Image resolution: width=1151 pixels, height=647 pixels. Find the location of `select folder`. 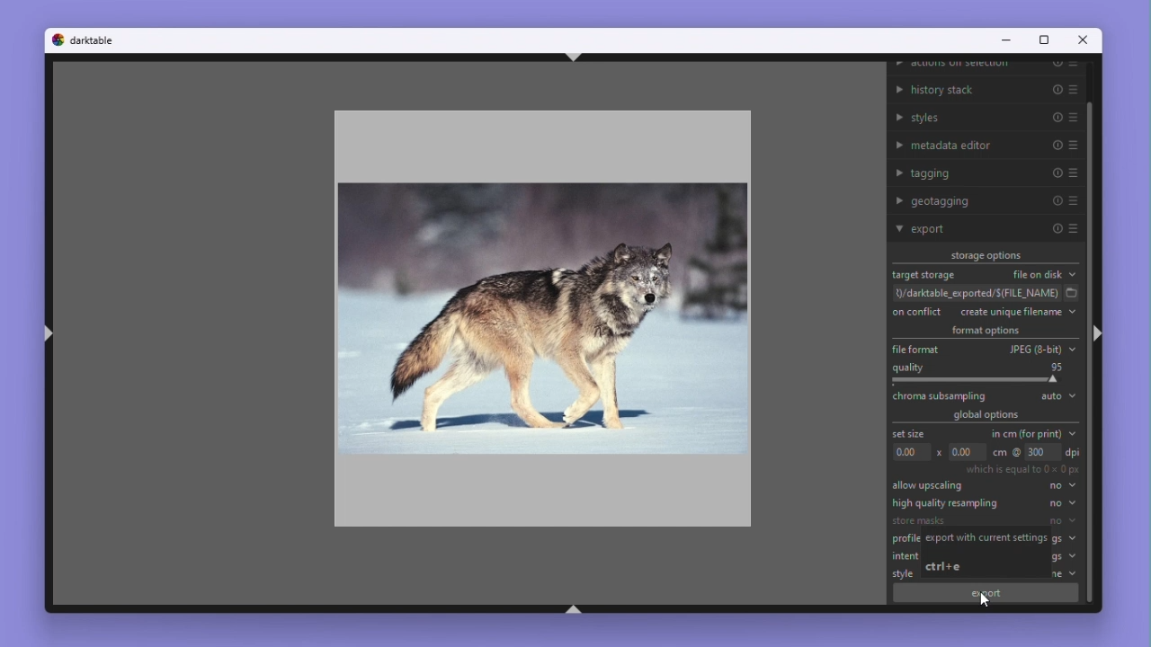

select folder is located at coordinates (1072, 293).